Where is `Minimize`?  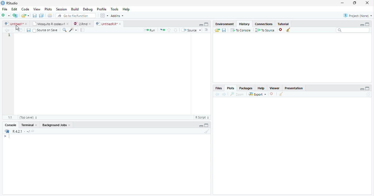 Minimize is located at coordinates (362, 89).